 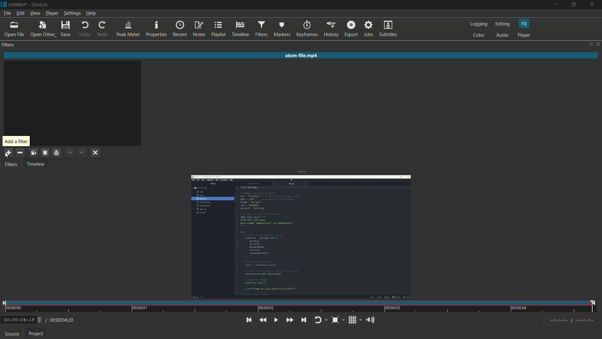 I want to click on undo, so click(x=84, y=29).